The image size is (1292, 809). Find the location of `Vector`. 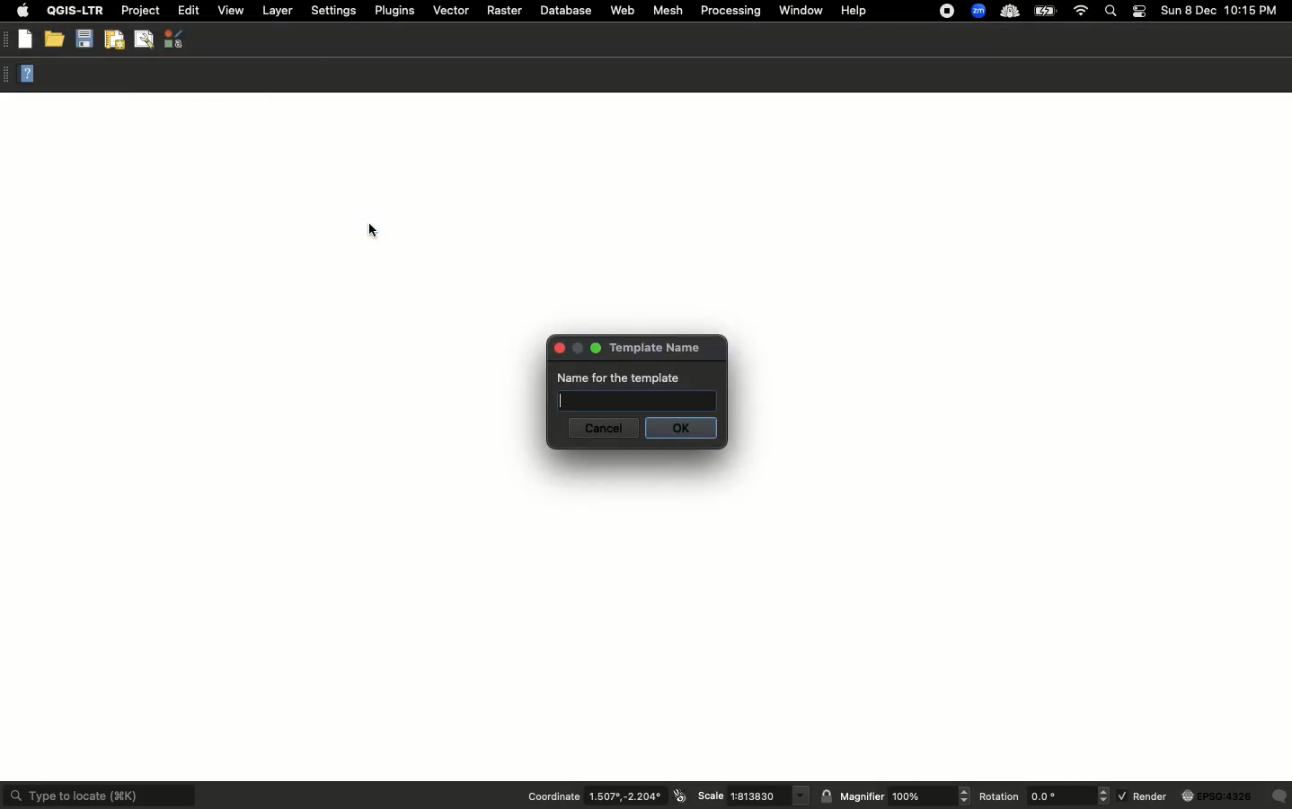

Vector is located at coordinates (449, 12).